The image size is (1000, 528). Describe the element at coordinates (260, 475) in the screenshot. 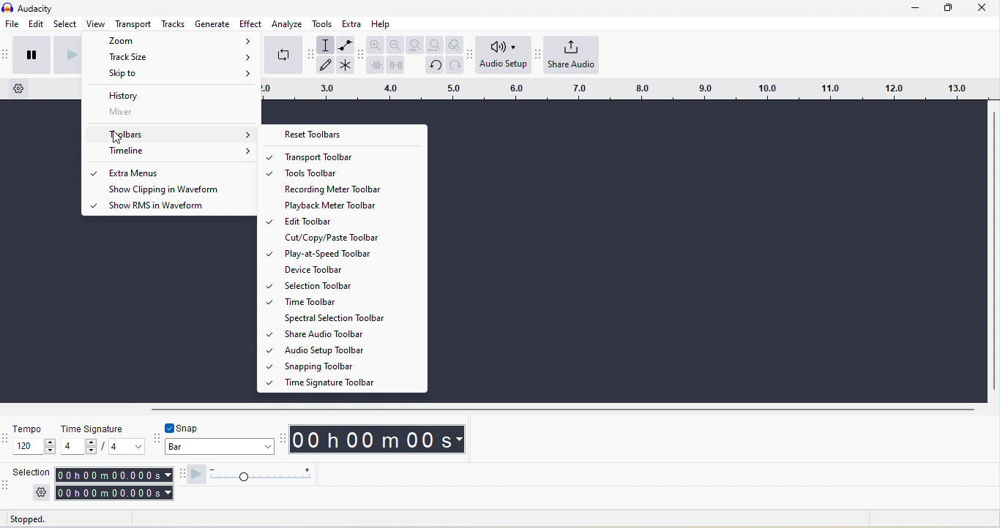

I see `playback speed` at that location.